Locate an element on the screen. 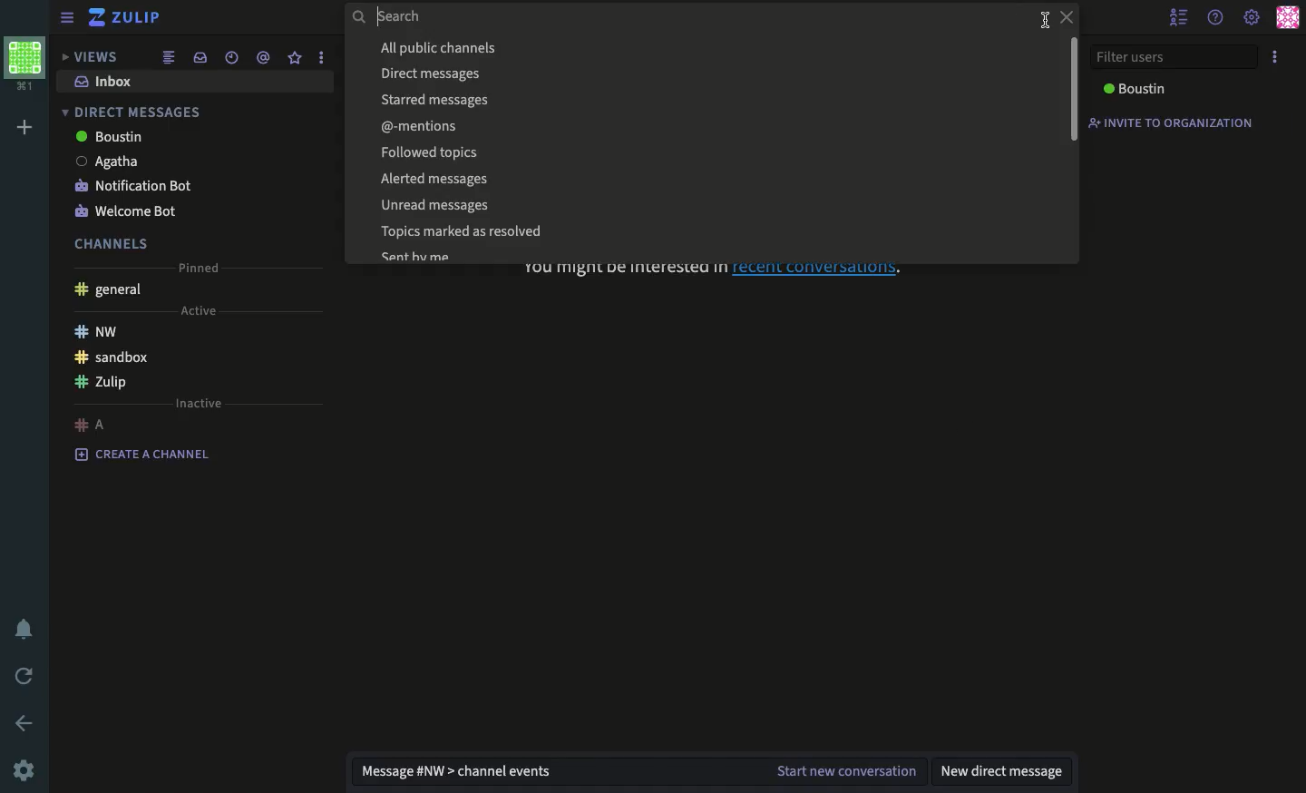 The image size is (1306, 793). workspace profile is located at coordinates (24, 63).